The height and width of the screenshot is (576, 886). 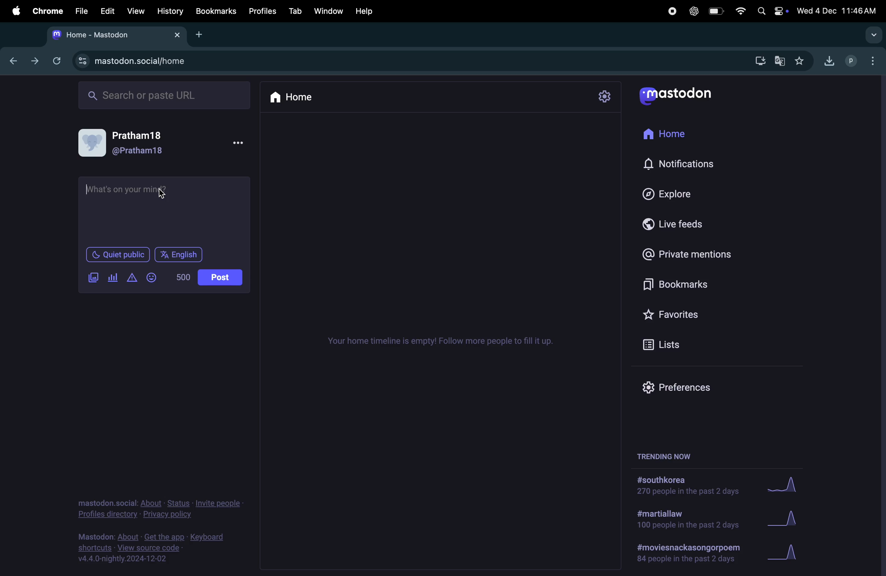 What do you see at coordinates (293, 12) in the screenshot?
I see `Tab` at bounding box center [293, 12].